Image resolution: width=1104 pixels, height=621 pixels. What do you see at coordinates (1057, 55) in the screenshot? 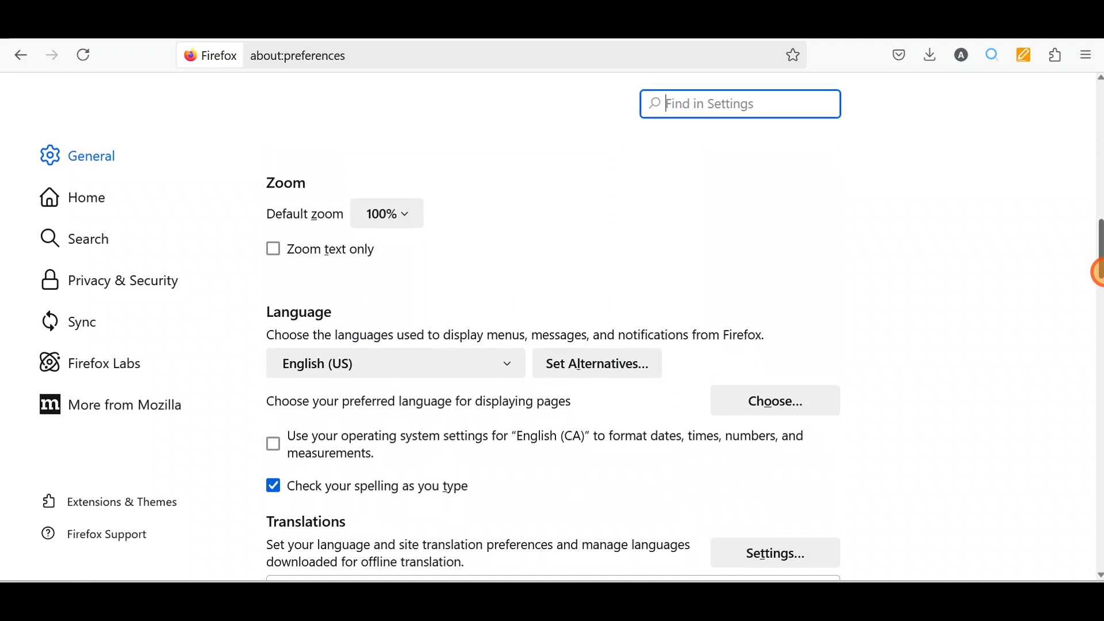
I see `Extensions` at bounding box center [1057, 55].